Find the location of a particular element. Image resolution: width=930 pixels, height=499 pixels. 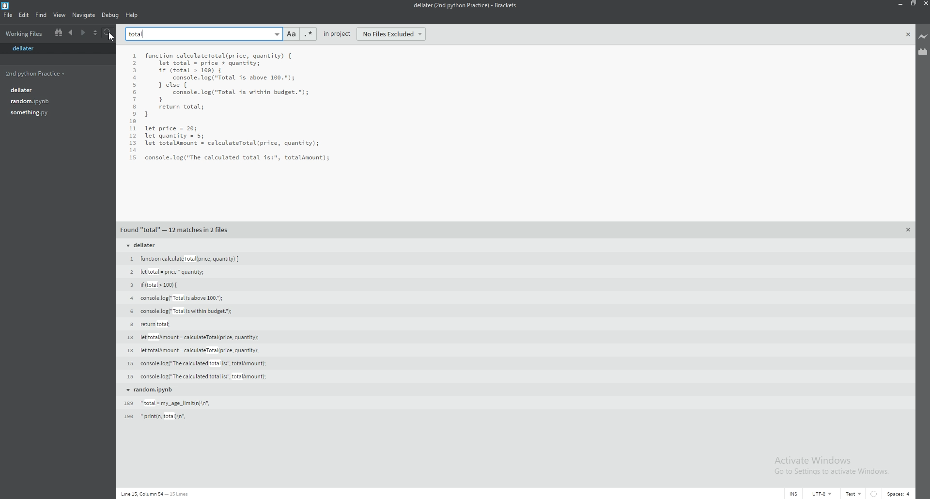

bracket logo is located at coordinates (6, 5).